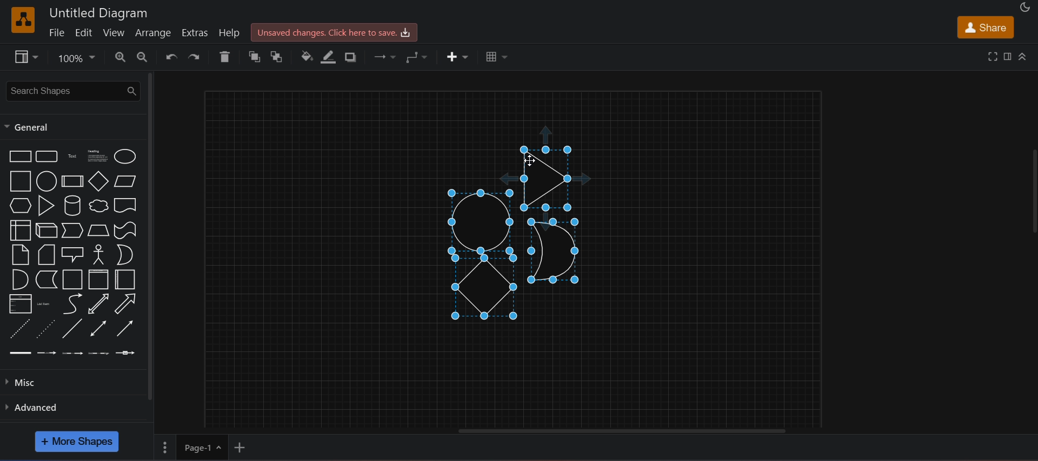 The width and height of the screenshot is (1038, 461). I want to click on logo, so click(23, 19).